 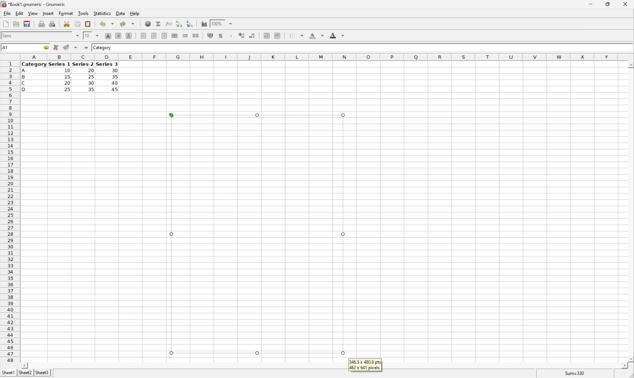 I want to click on Print current file, so click(x=42, y=24).